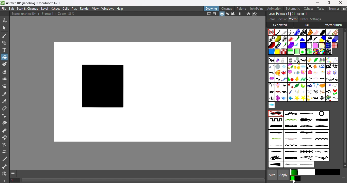 The height and width of the screenshot is (183, 347). Describe the element at coordinates (278, 45) in the screenshot. I see `Plait` at that location.